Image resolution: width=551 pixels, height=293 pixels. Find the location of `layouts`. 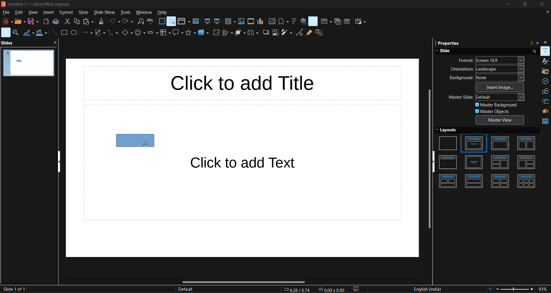

layouts is located at coordinates (450, 130).